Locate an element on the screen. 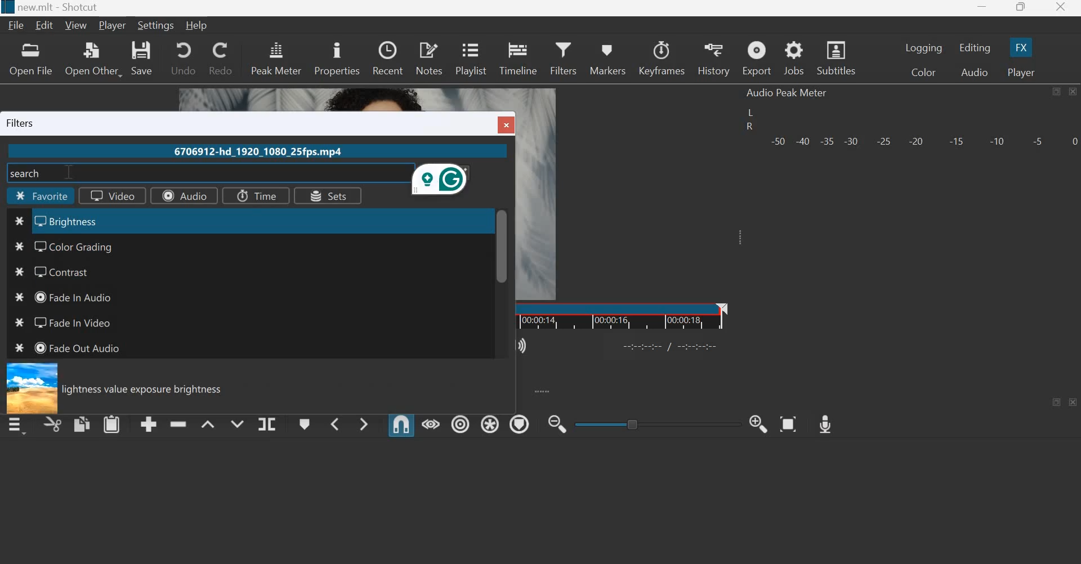 This screenshot has height=564, width=1081. Settings is located at coordinates (157, 25).